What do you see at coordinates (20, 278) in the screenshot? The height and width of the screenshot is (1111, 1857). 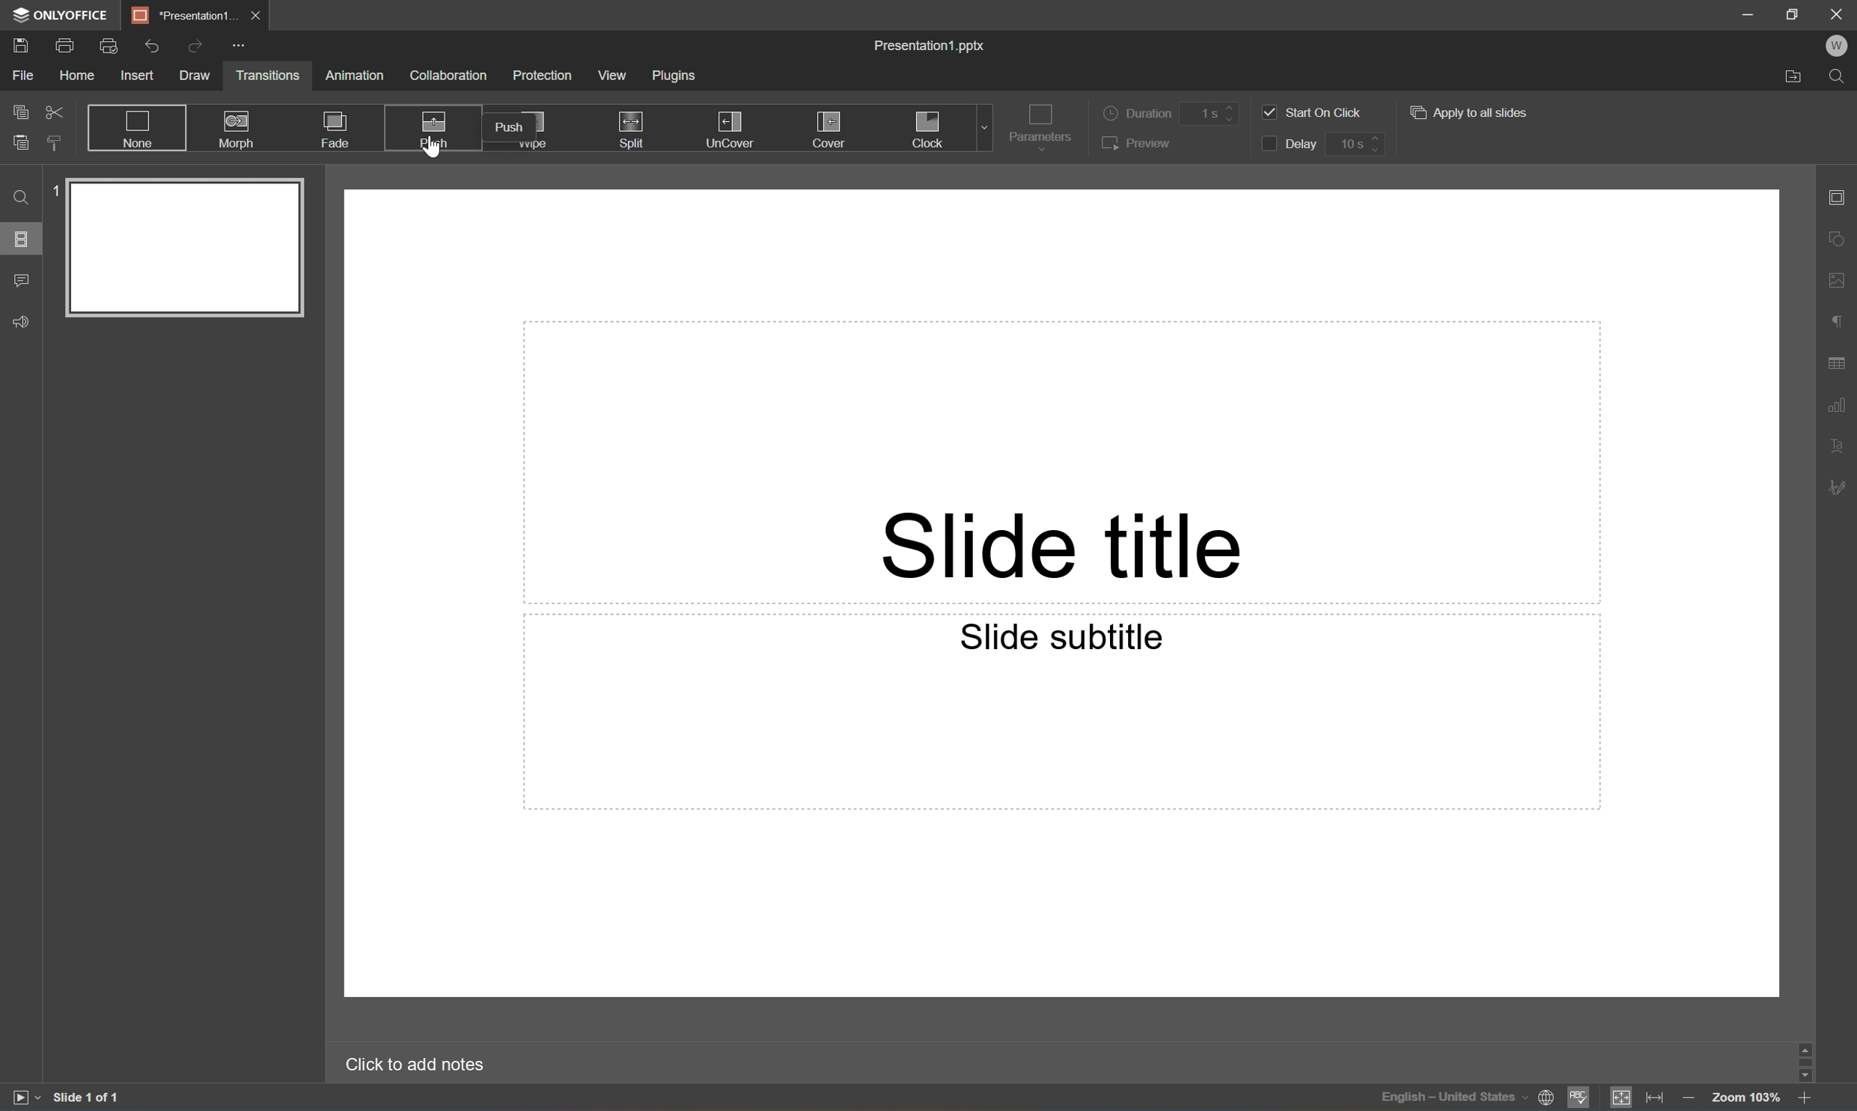 I see `Comments` at bounding box center [20, 278].